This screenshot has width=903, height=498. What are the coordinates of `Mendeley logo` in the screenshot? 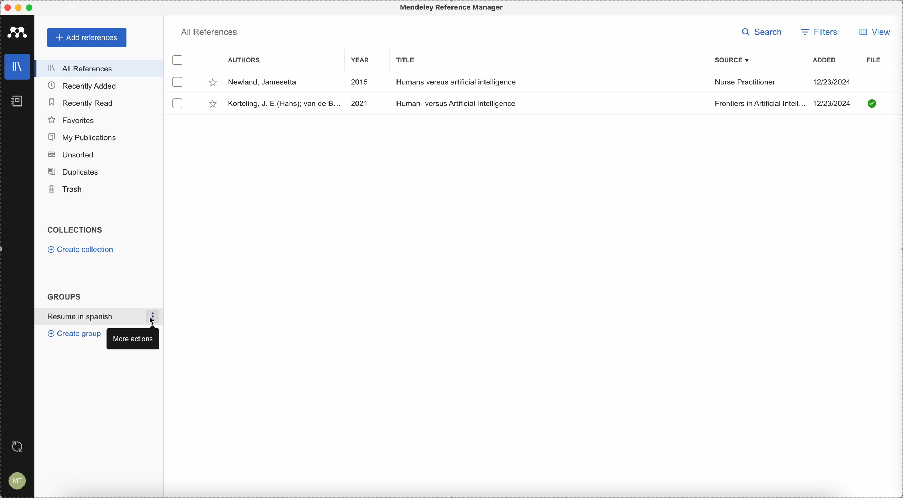 It's located at (18, 32).